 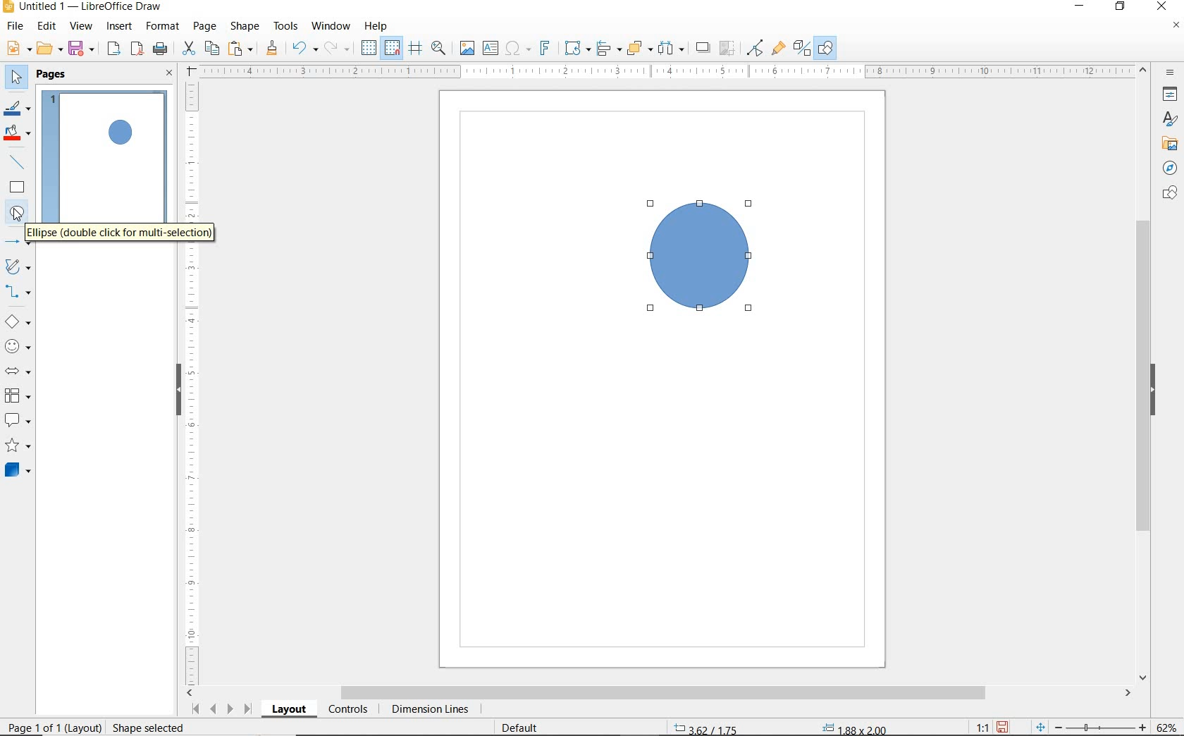 What do you see at coordinates (105, 165) in the screenshot?
I see `PAGE 1` at bounding box center [105, 165].